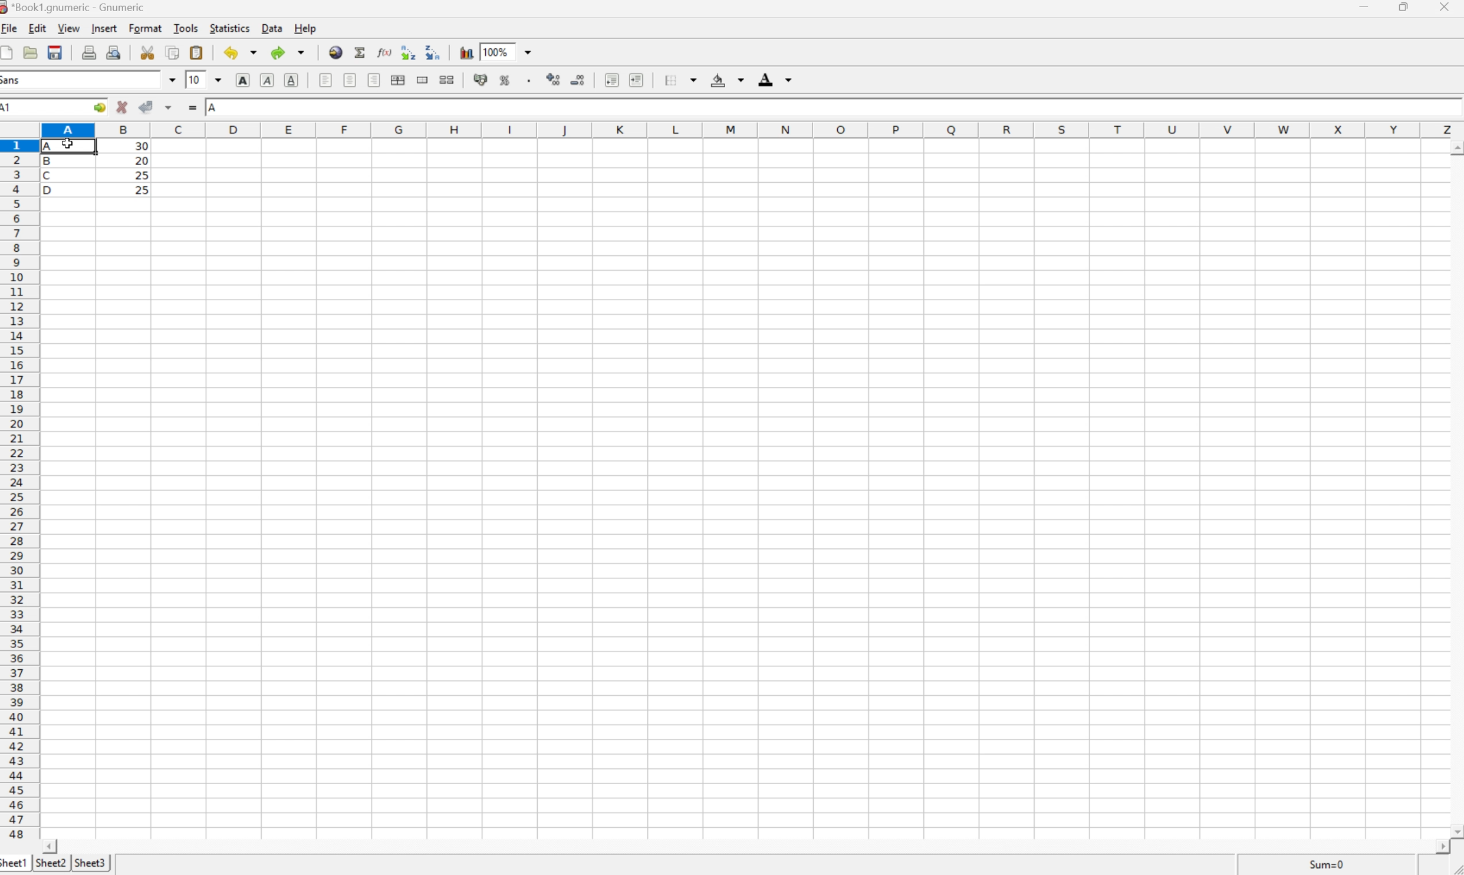 The image size is (1464, 875). Describe the element at coordinates (15, 864) in the screenshot. I see `Sheet1` at that location.